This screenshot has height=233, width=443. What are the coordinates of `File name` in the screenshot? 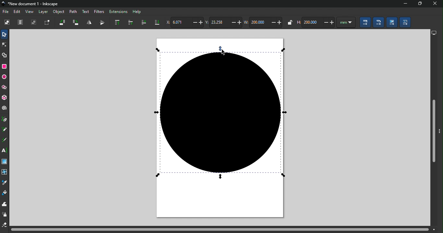 It's located at (31, 4).